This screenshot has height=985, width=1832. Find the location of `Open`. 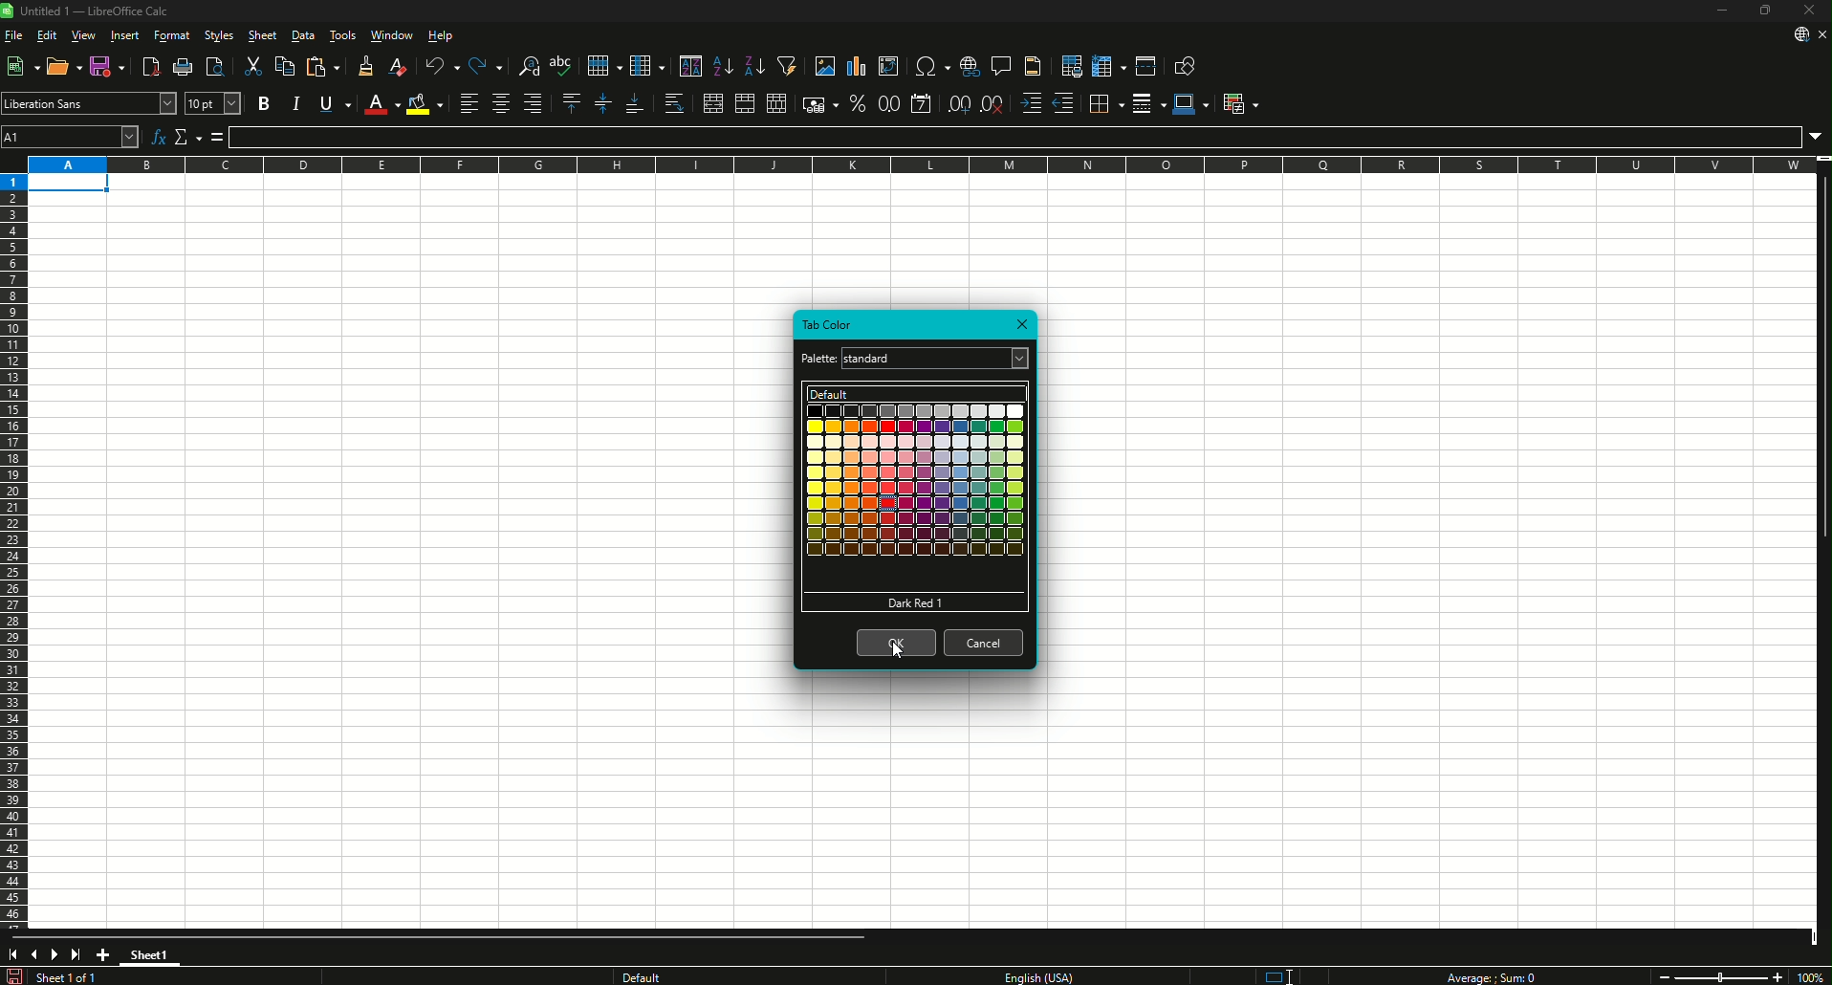

Open is located at coordinates (64, 66).